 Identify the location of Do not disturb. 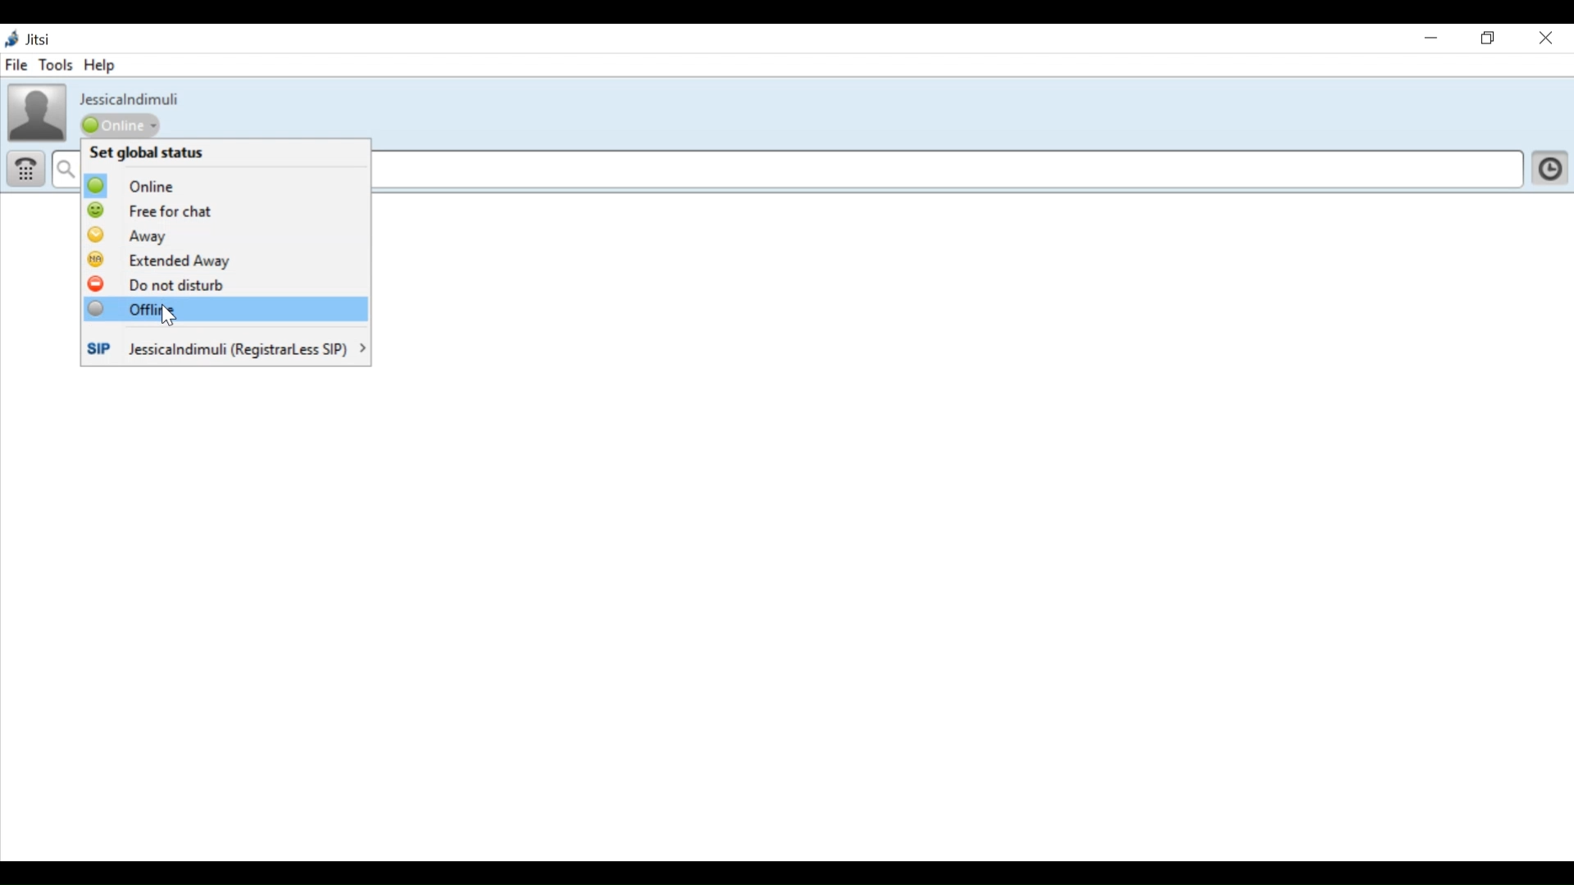
(225, 284).